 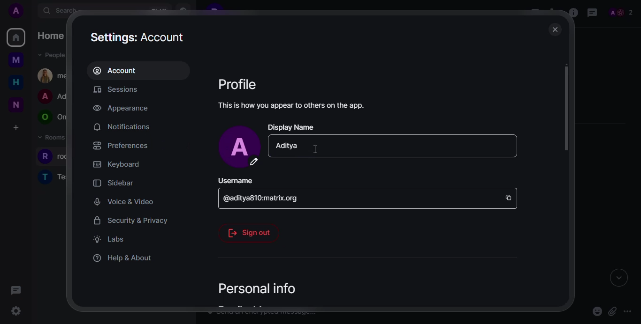 I want to click on this is how you appear to others on the app, so click(x=290, y=105).